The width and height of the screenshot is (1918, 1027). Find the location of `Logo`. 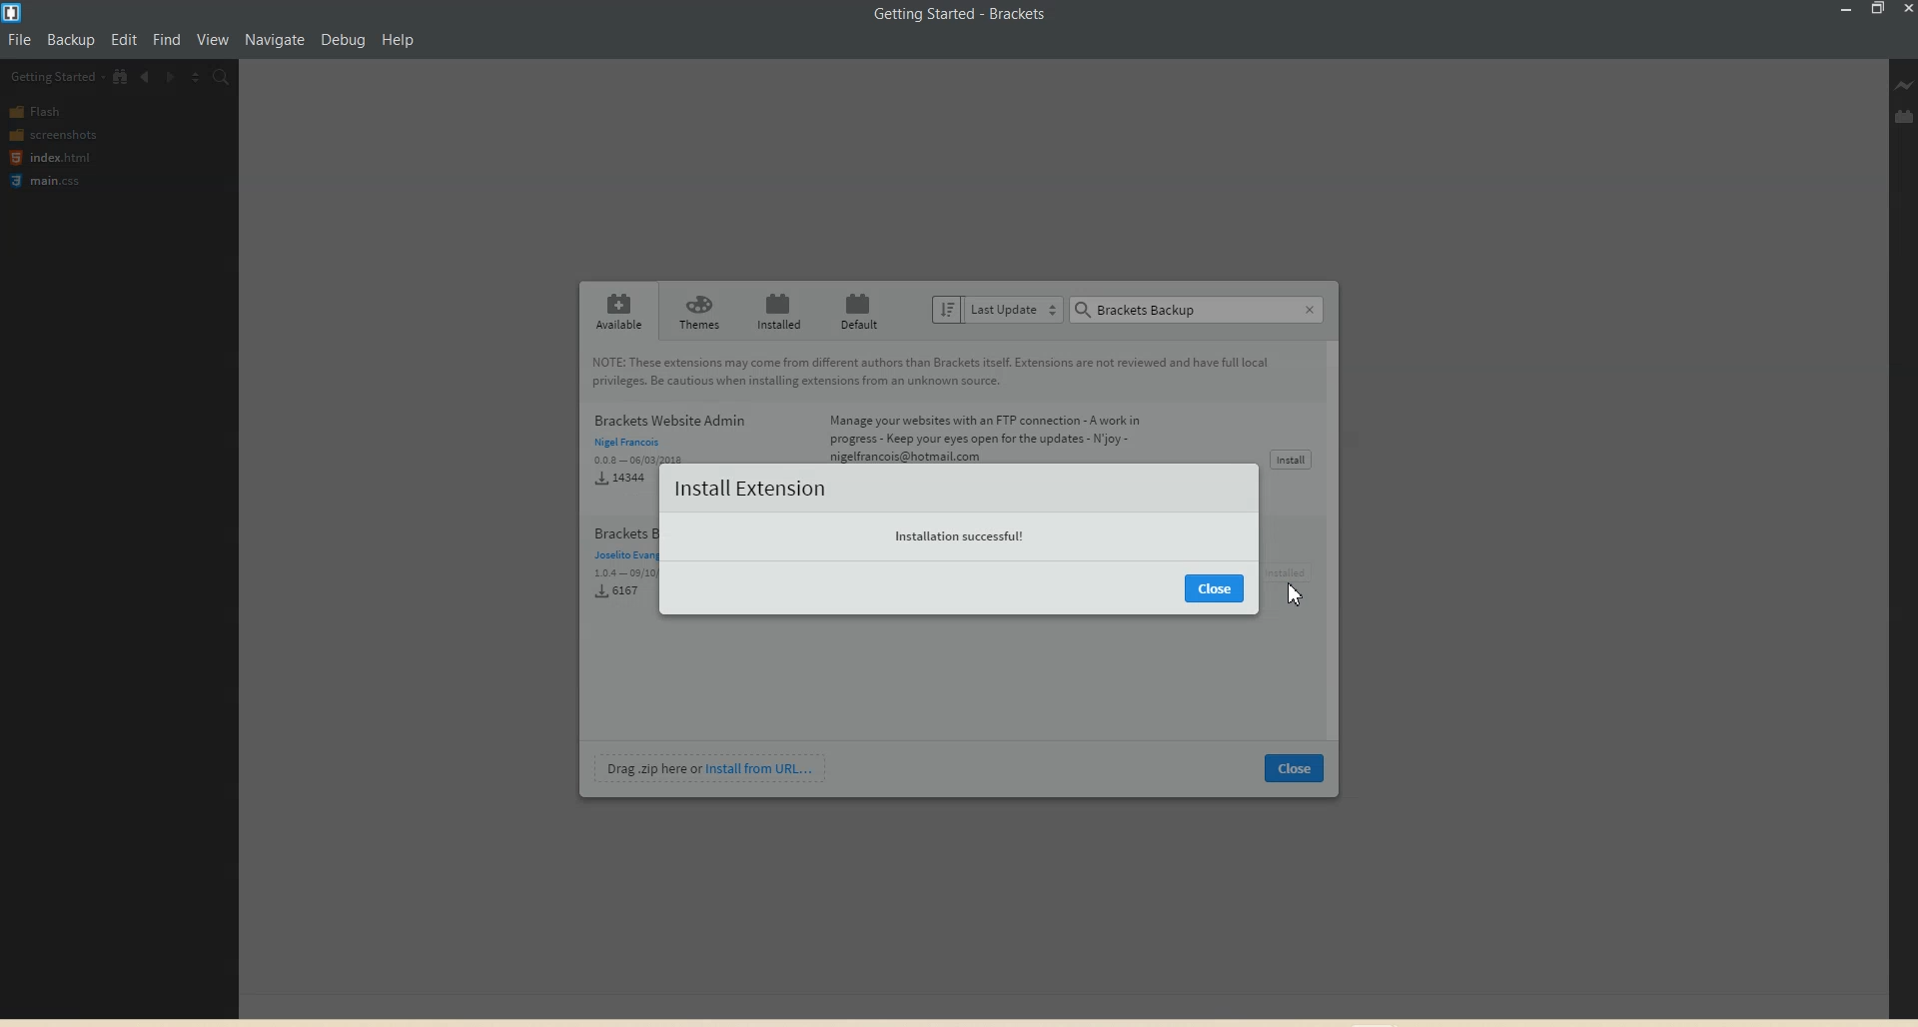

Logo is located at coordinates (15, 13).